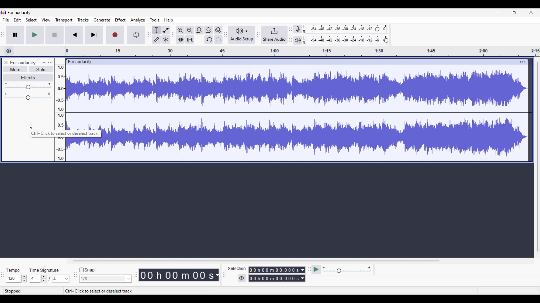  I want to click on Tracks menu, so click(83, 20).